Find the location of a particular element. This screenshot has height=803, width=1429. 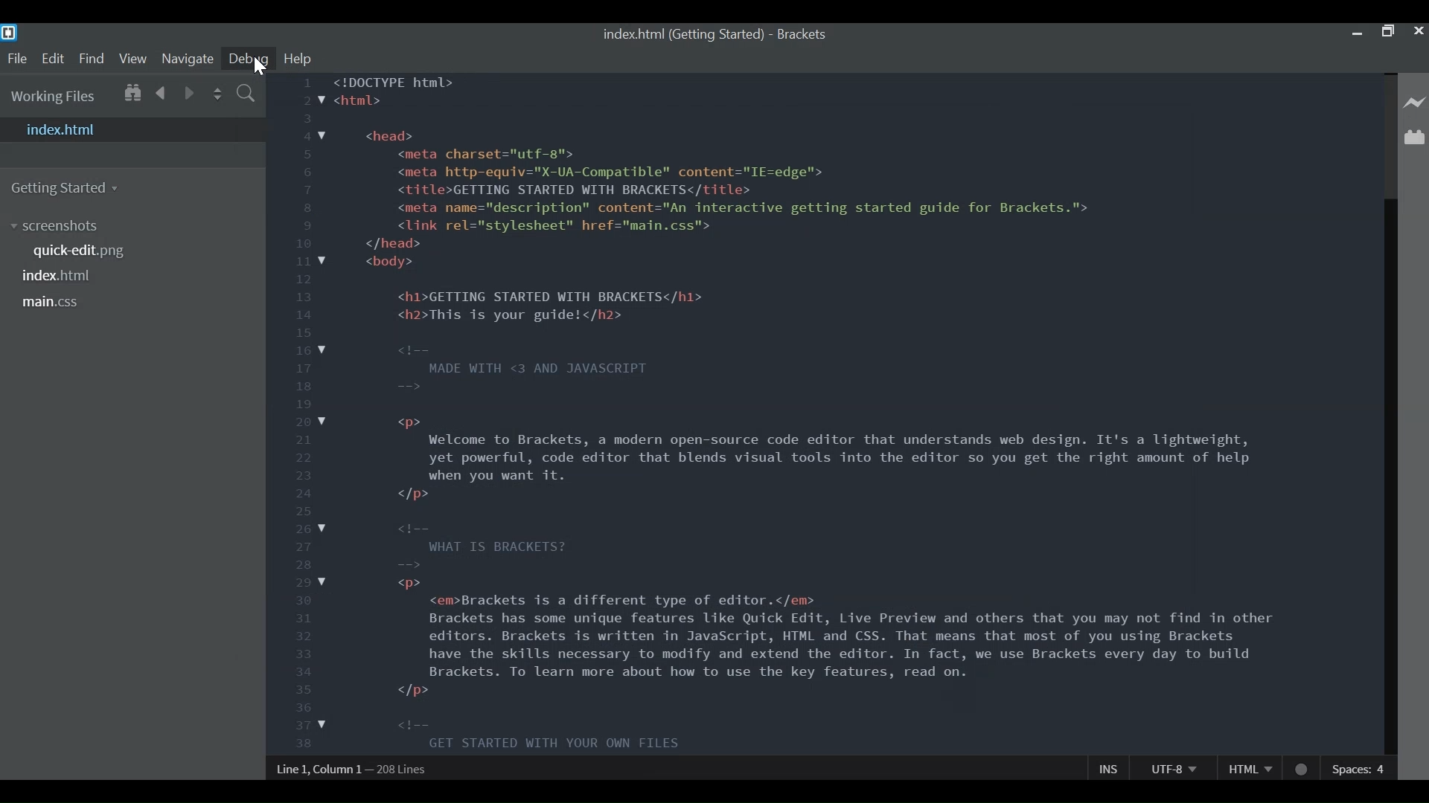

Edit is located at coordinates (53, 58).